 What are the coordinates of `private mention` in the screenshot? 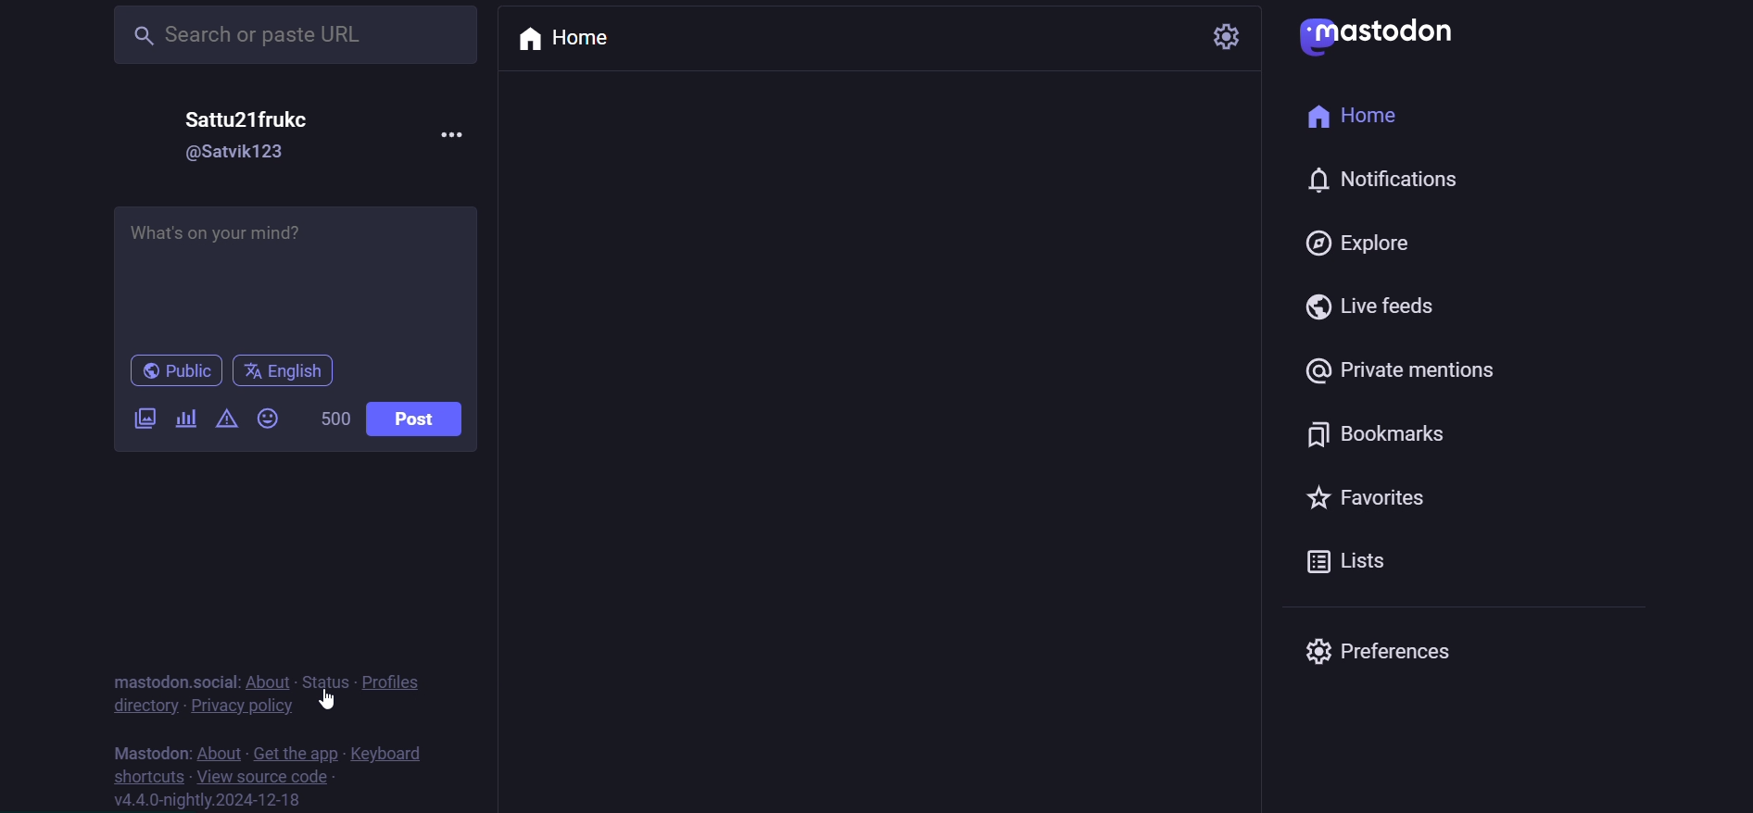 It's located at (1406, 372).